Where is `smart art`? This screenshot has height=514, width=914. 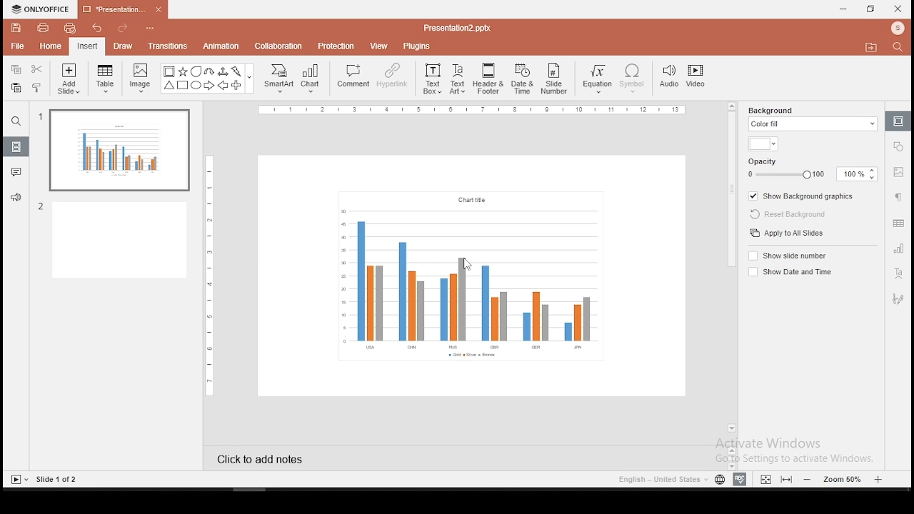
smart art is located at coordinates (280, 79).